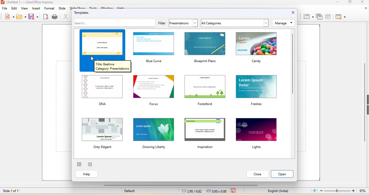 The width and height of the screenshot is (369, 195). I want to click on blue curve, so click(154, 48).